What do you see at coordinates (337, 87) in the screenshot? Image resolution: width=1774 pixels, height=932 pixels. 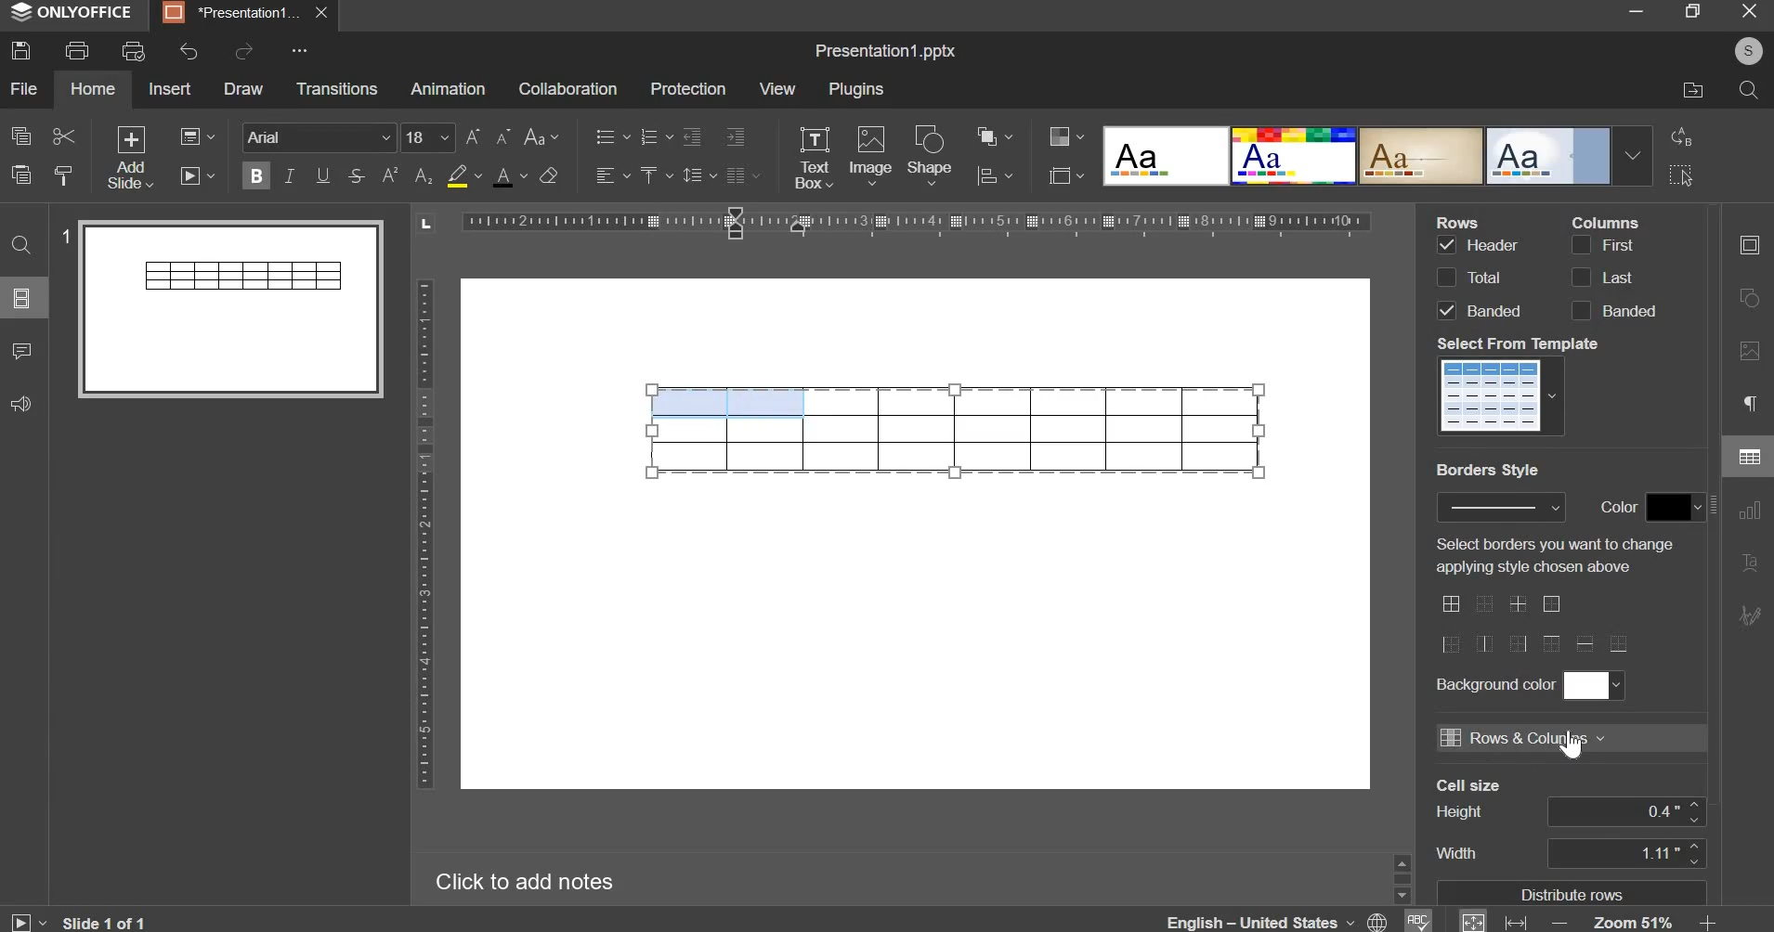 I see `transitions` at bounding box center [337, 87].